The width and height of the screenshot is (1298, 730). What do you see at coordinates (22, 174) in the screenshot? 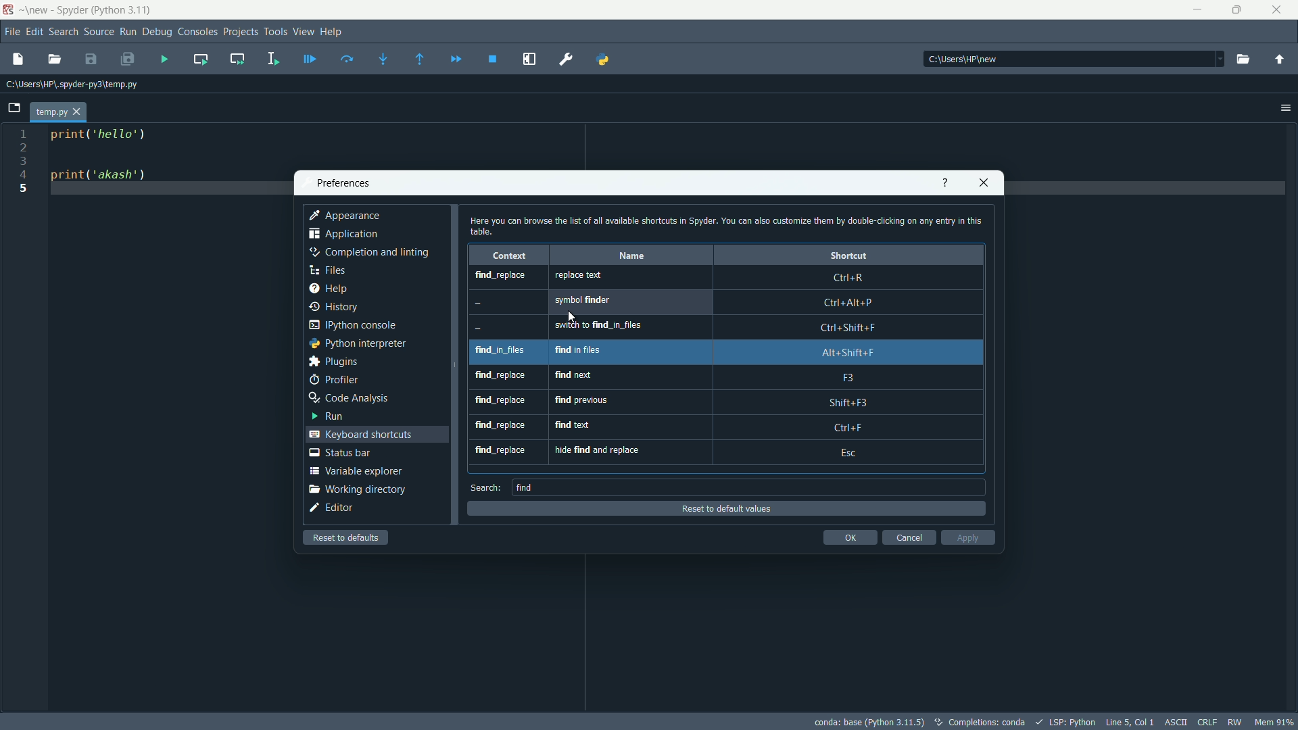
I see `4` at bounding box center [22, 174].